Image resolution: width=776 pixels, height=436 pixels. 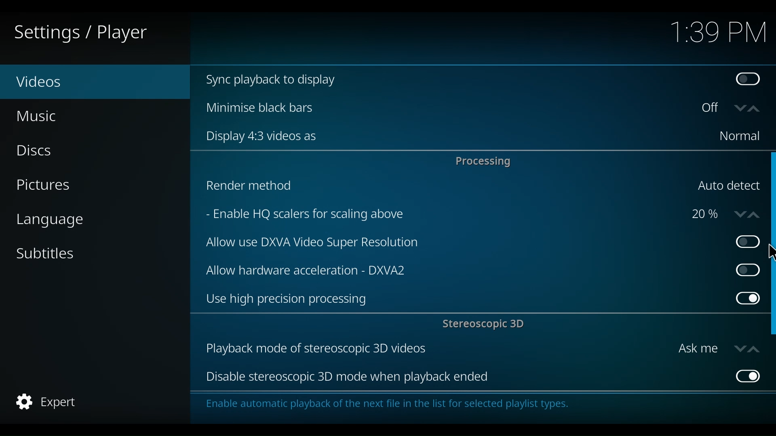 I want to click on Allow hardware acceleration -DXVA2, so click(x=460, y=269).